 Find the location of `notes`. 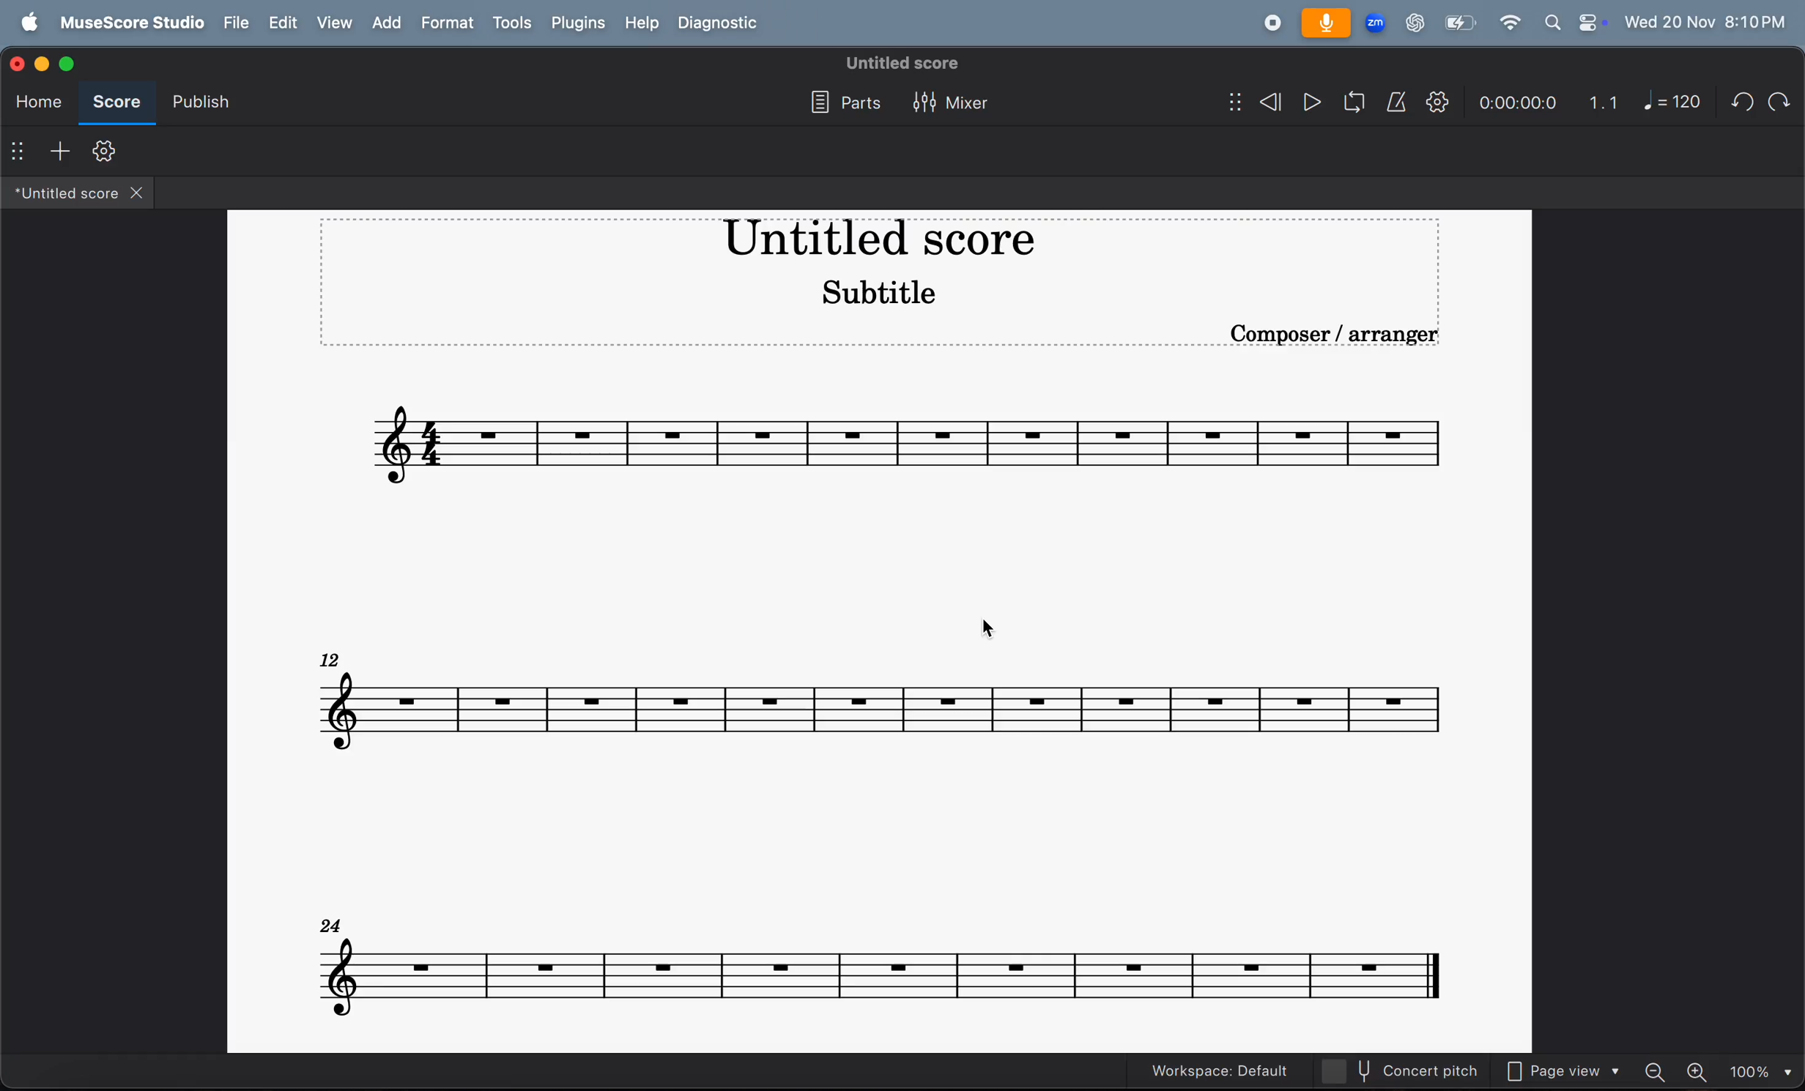

notes is located at coordinates (910, 446).